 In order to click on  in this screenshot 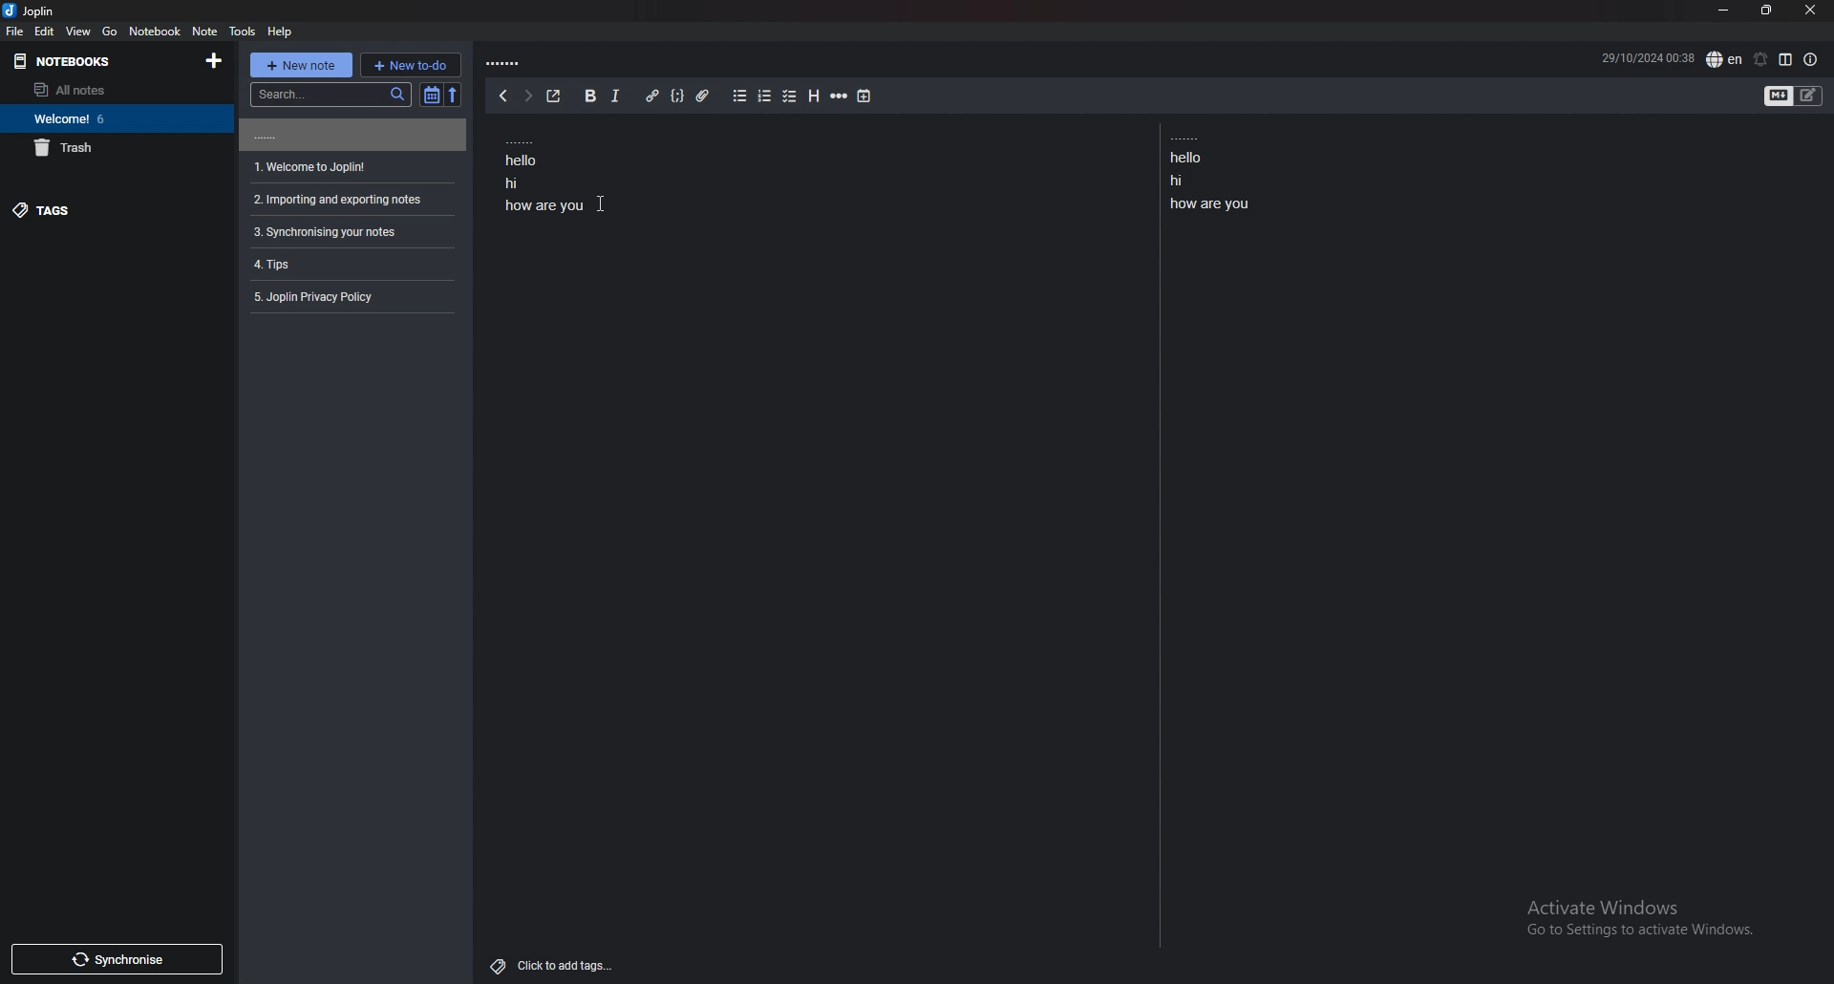, I will do `click(1631, 922)`.